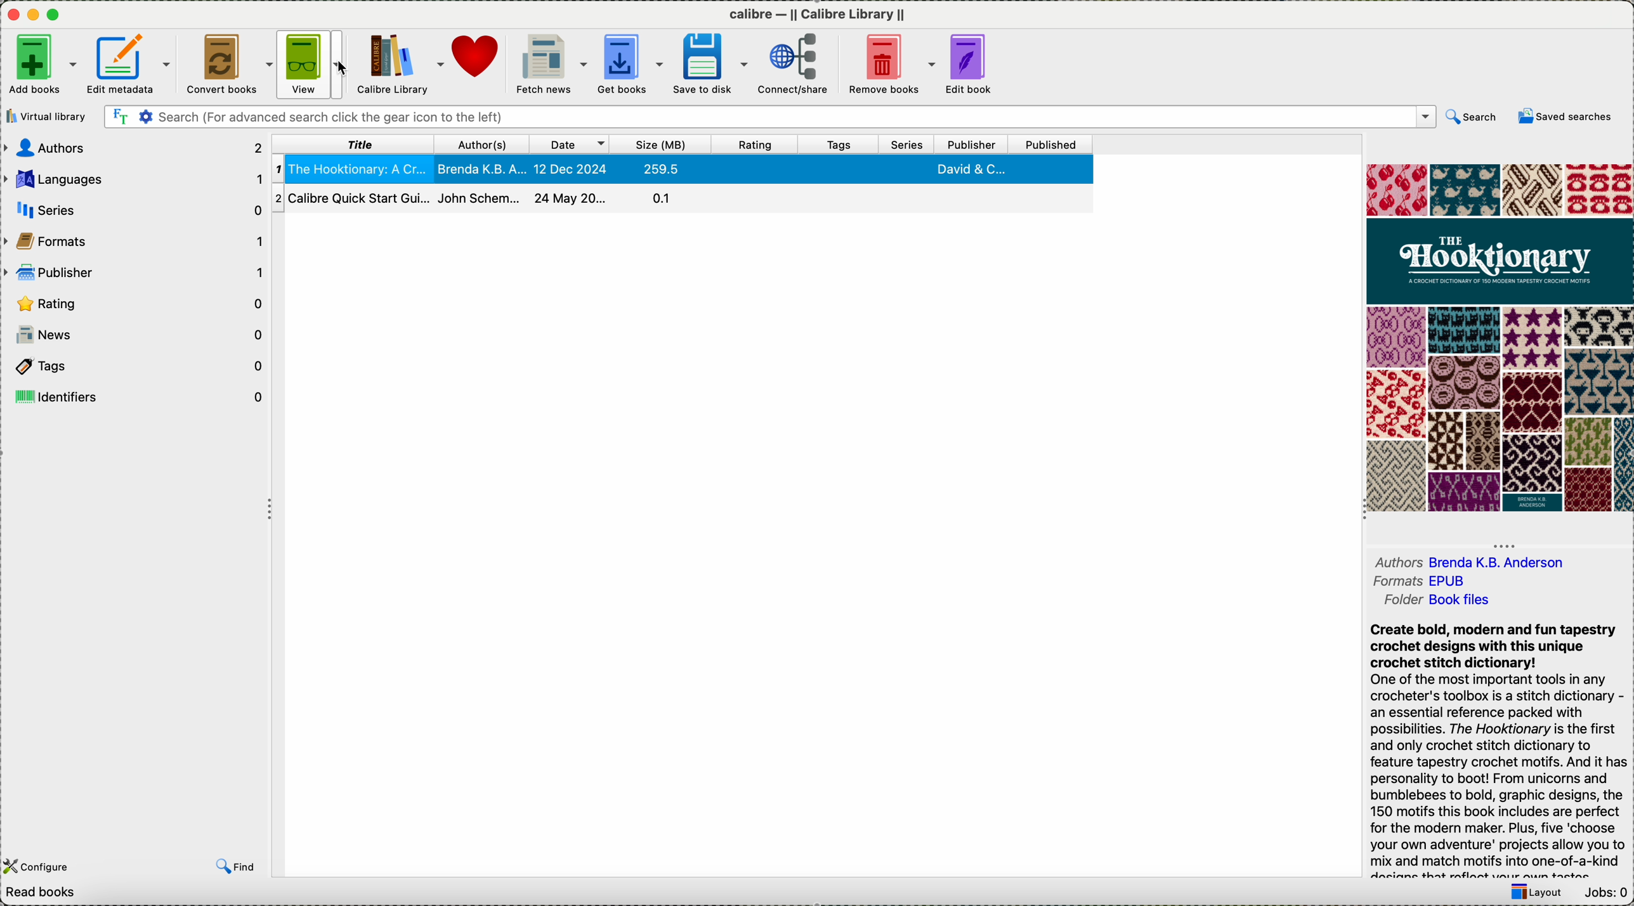 This screenshot has height=906, width=1634. I want to click on second book, so click(684, 198).